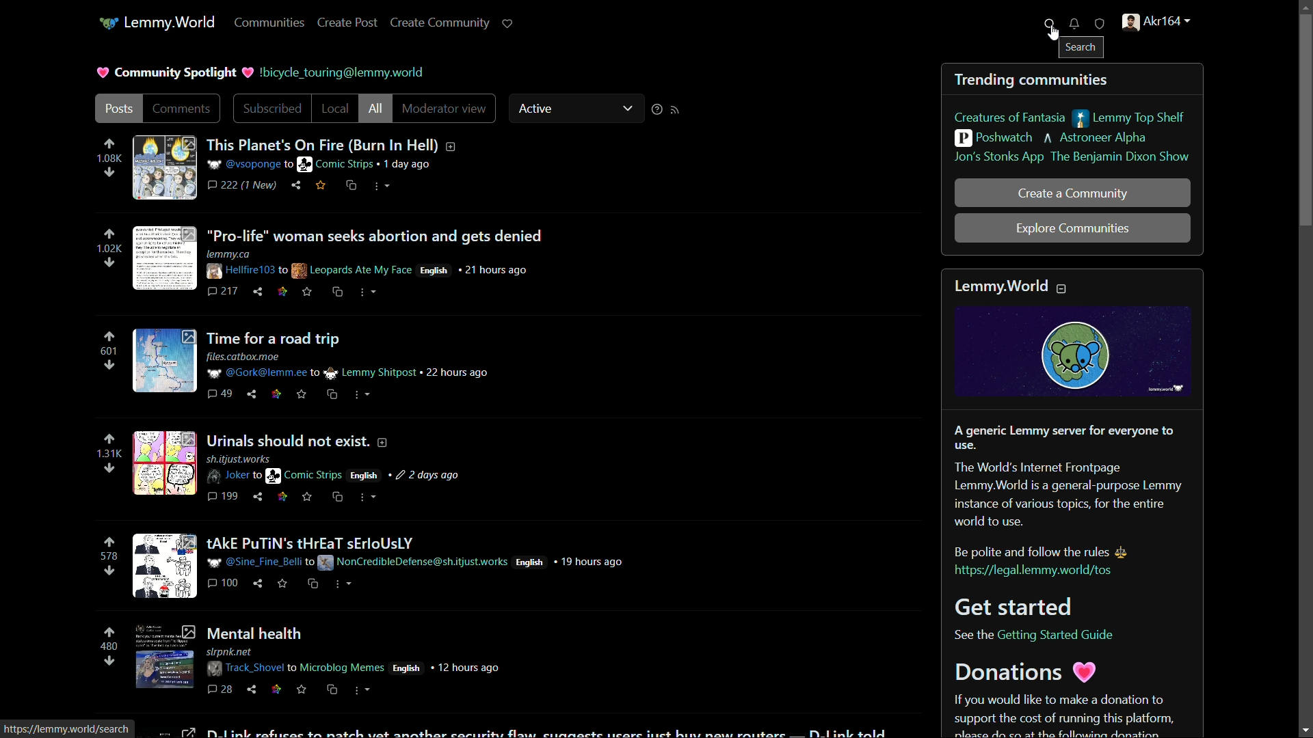 The image size is (1313, 738). Describe the element at coordinates (109, 542) in the screenshot. I see `upvote` at that location.